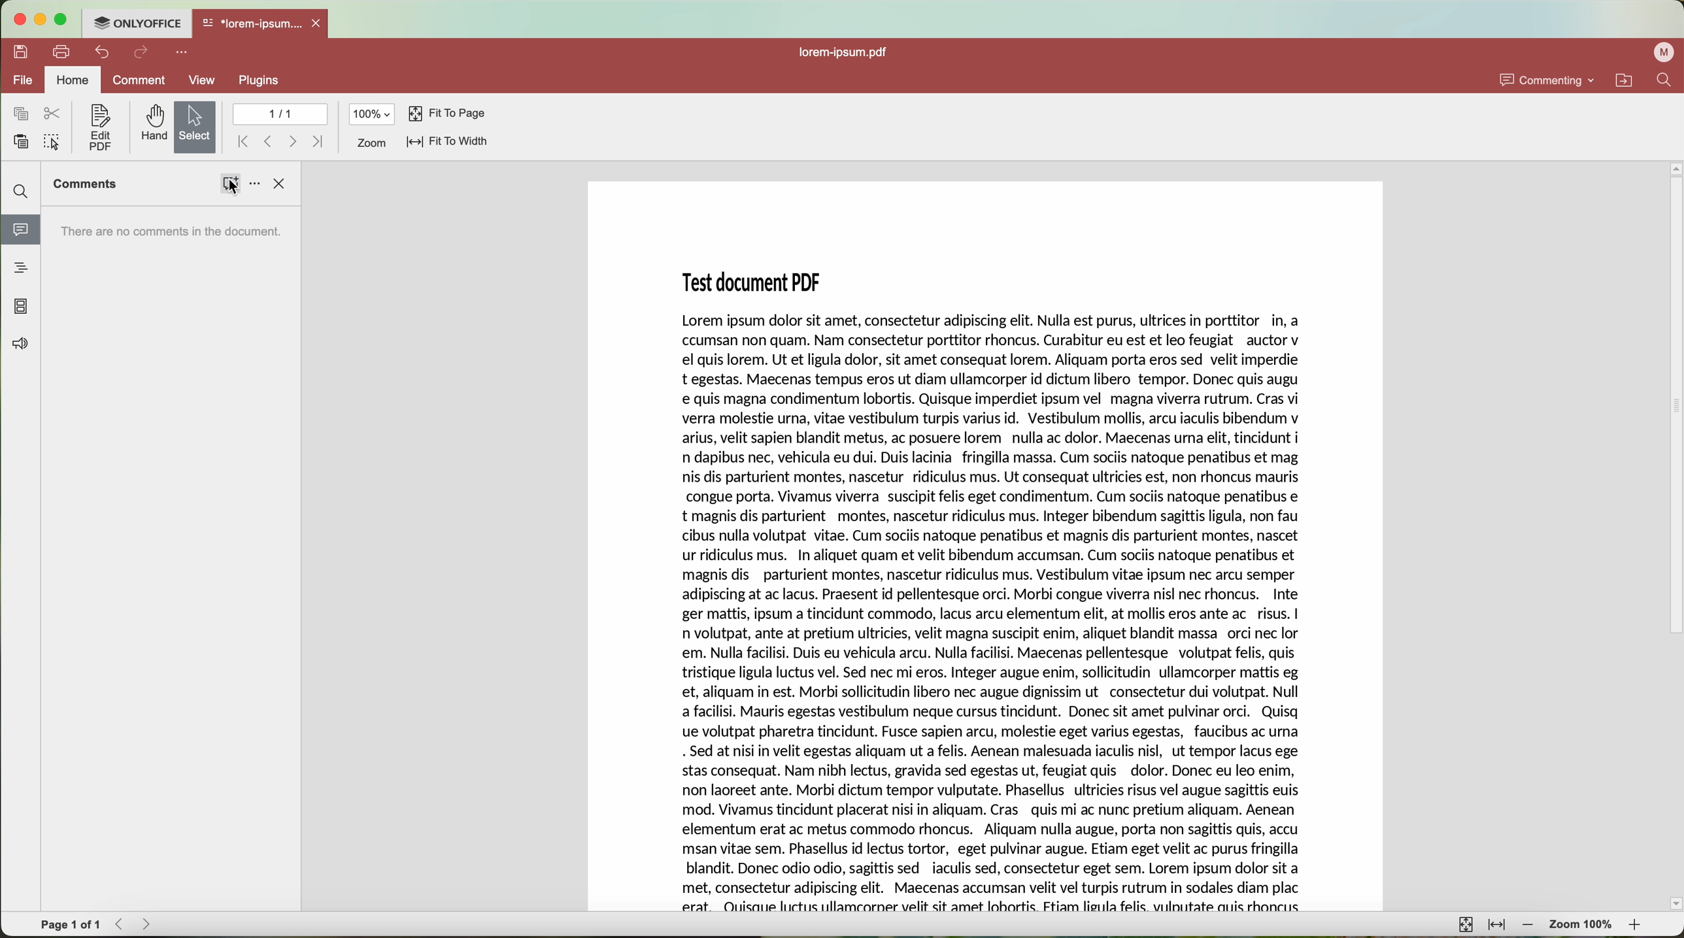  Describe the element at coordinates (142, 54) in the screenshot. I see `redo` at that location.